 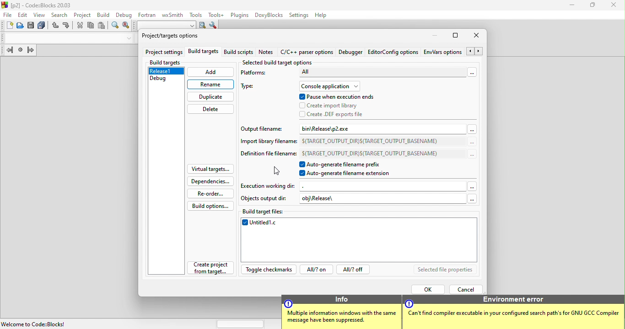 What do you see at coordinates (204, 53) in the screenshot?
I see `build targets` at bounding box center [204, 53].